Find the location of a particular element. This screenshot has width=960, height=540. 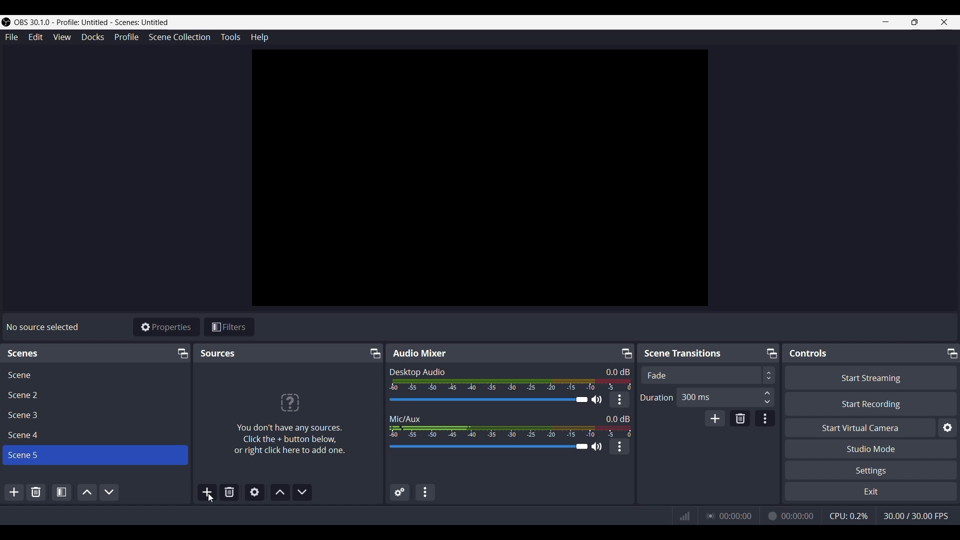

Scene File is located at coordinates (93, 415).